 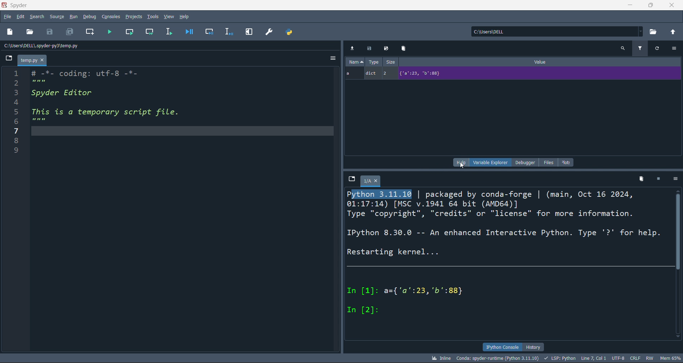 I want to click on type, so click(x=373, y=62).